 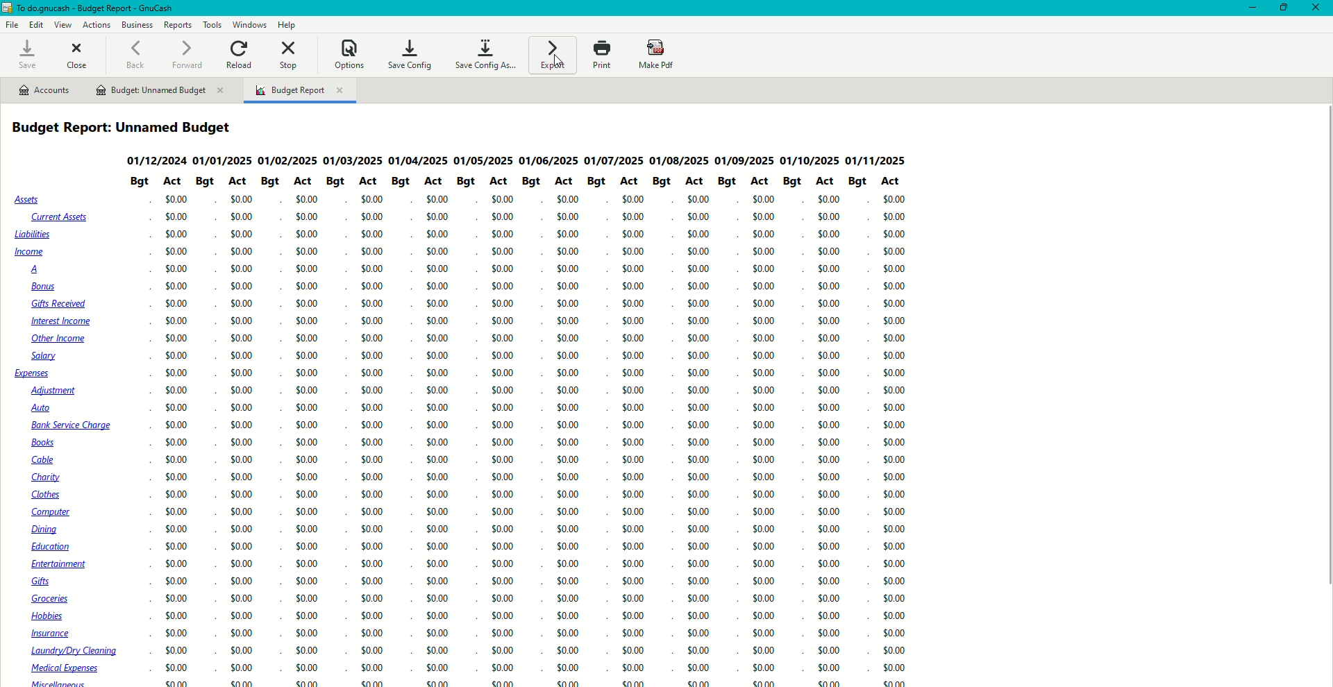 I want to click on $0.00, so click(x=437, y=251).